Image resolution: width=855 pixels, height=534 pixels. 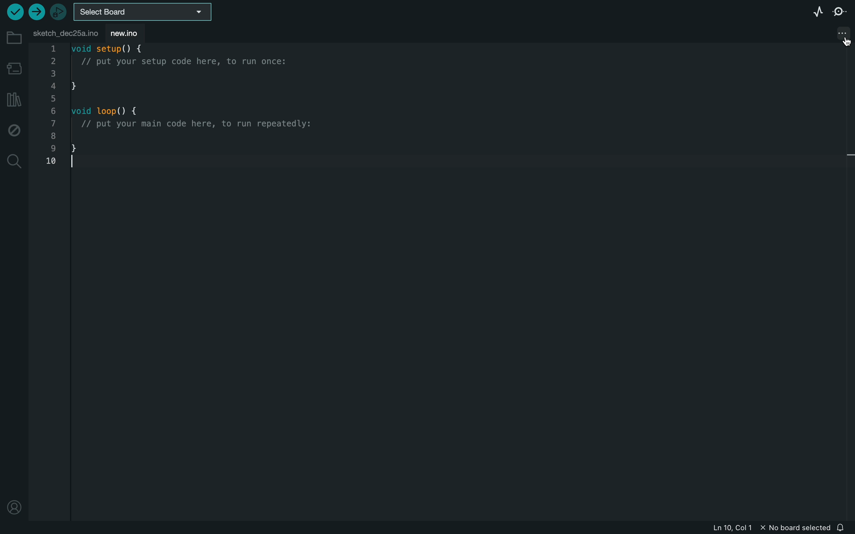 I want to click on upload, so click(x=36, y=12).